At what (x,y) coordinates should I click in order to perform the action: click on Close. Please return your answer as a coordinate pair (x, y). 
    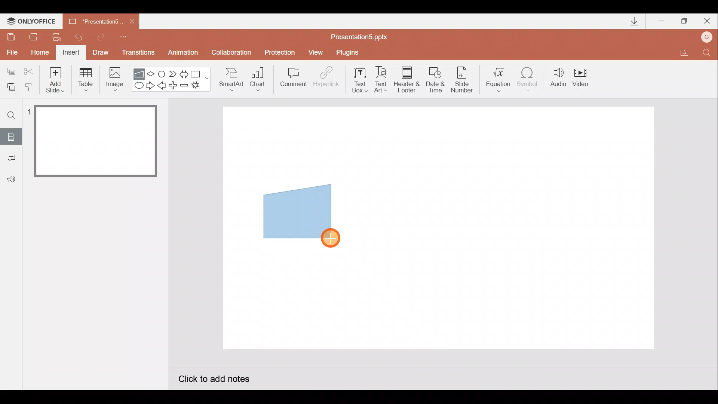
    Looking at the image, I should click on (707, 22).